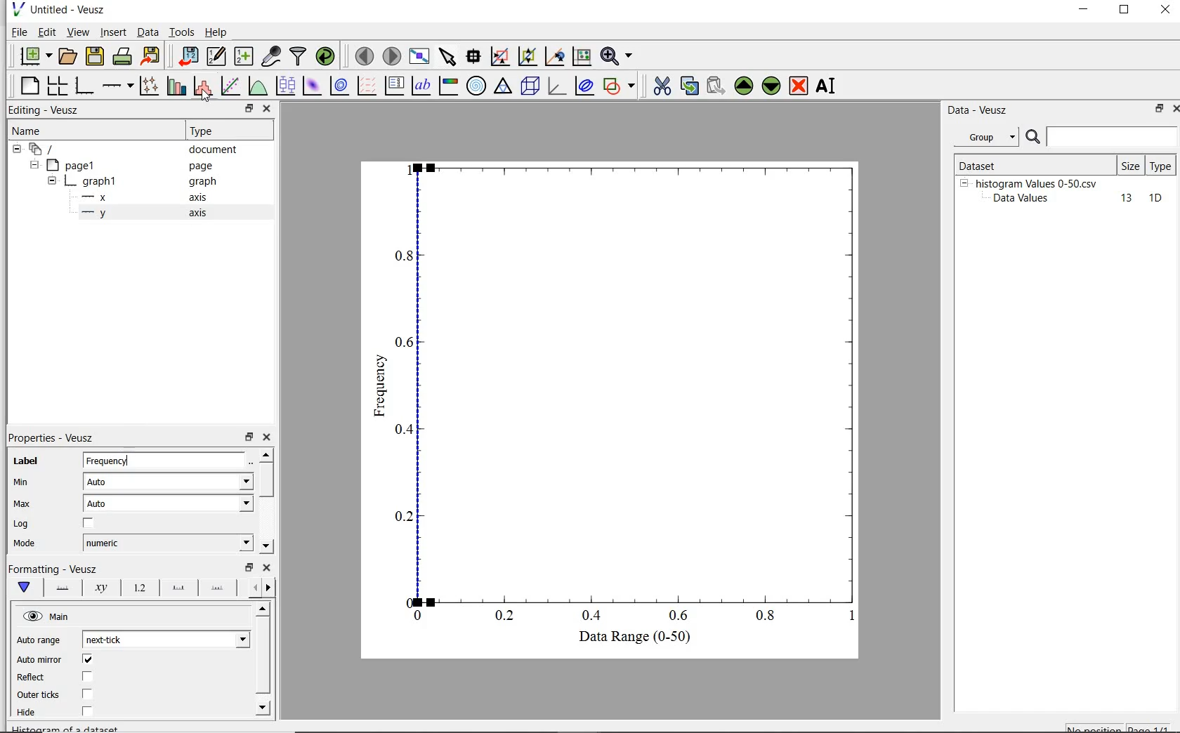 This screenshot has width=1180, height=733. I want to click on select items from the graph scroll, so click(448, 55).